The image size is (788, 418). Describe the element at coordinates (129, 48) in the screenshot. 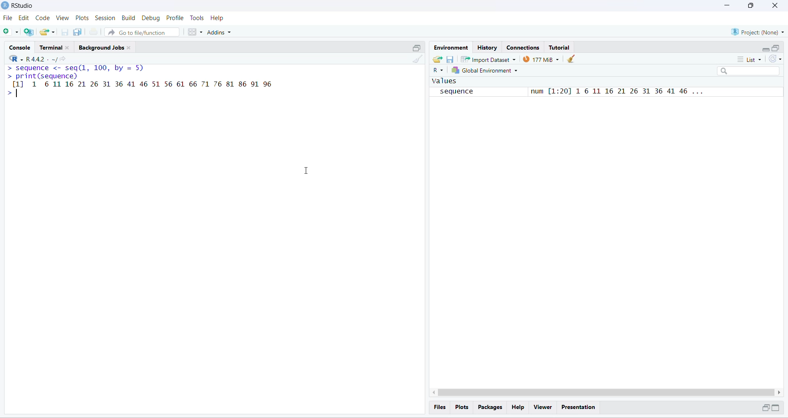

I see `close` at that location.